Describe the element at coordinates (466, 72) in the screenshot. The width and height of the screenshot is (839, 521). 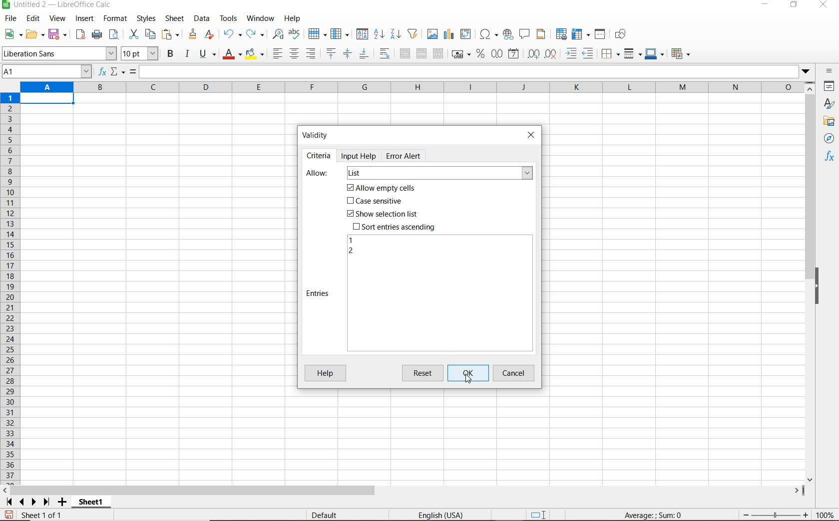
I see `expand formula bar/input line` at that location.